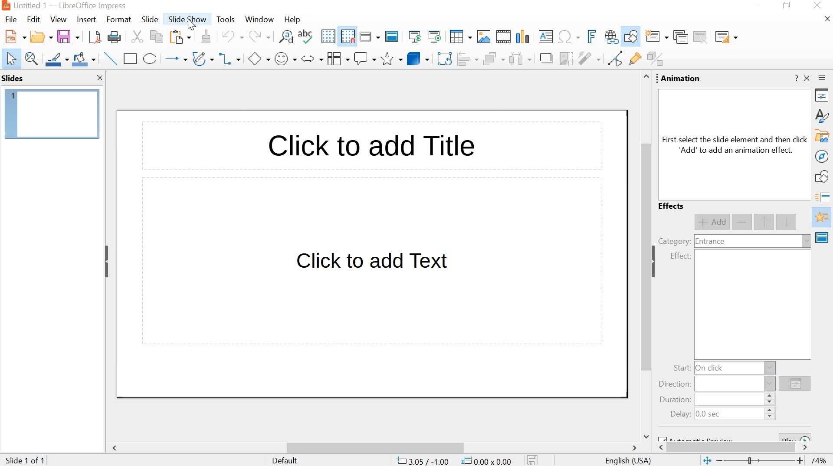 The width and height of the screenshot is (833, 466). Describe the element at coordinates (613, 60) in the screenshot. I see `toggle point edit mode` at that location.